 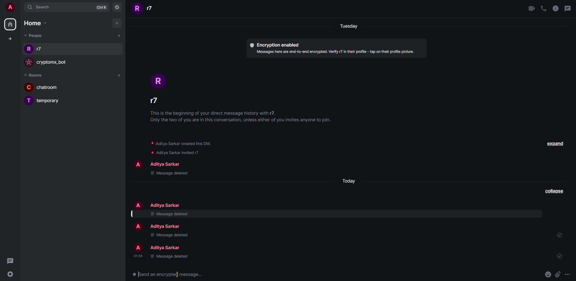 What do you see at coordinates (36, 75) in the screenshot?
I see `rooms` at bounding box center [36, 75].